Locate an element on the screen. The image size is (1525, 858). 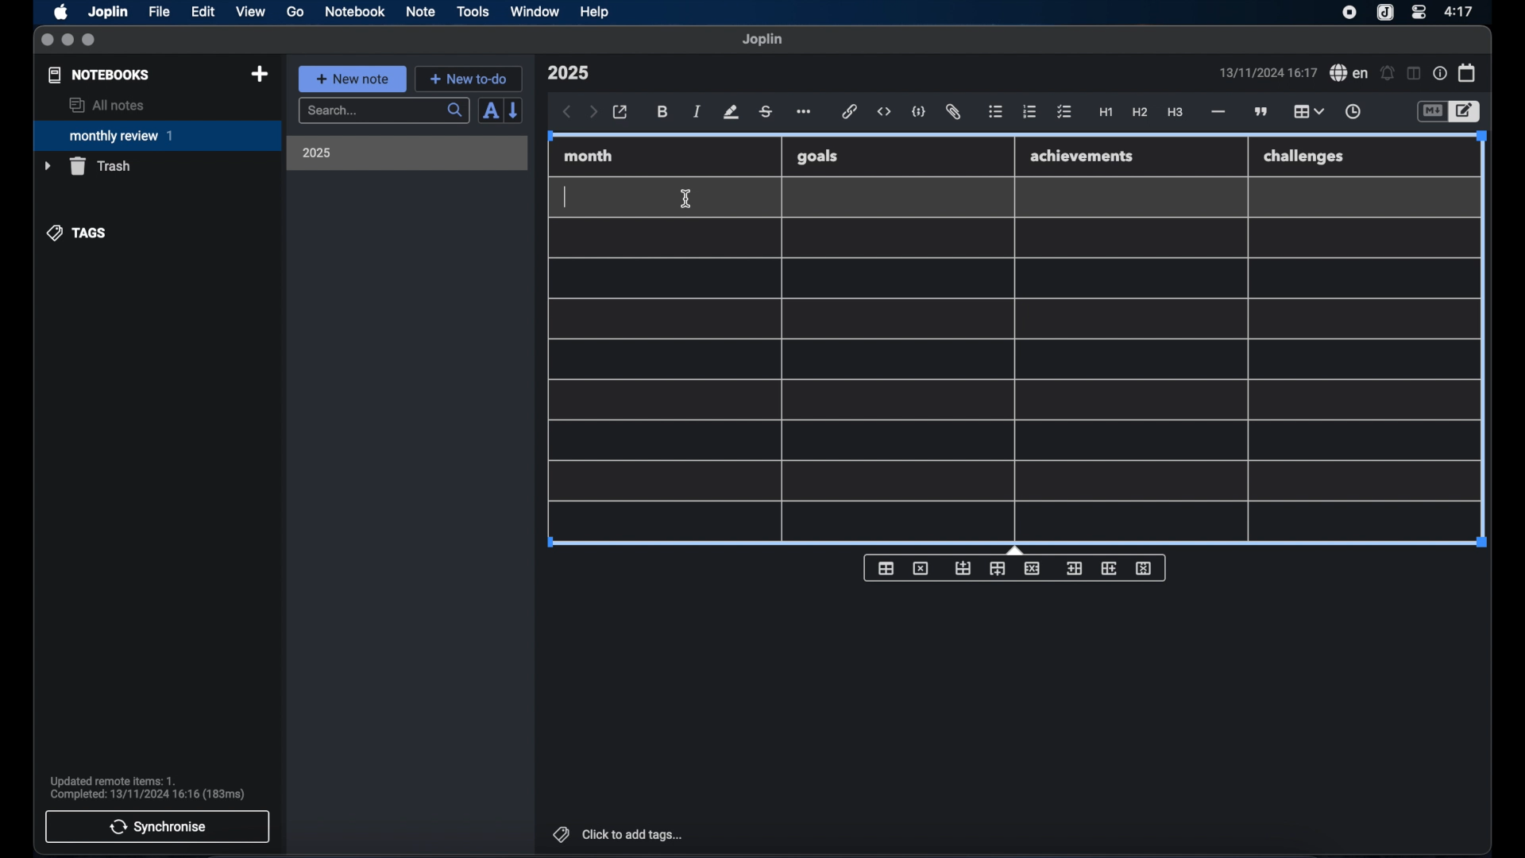
note is located at coordinates (421, 11).